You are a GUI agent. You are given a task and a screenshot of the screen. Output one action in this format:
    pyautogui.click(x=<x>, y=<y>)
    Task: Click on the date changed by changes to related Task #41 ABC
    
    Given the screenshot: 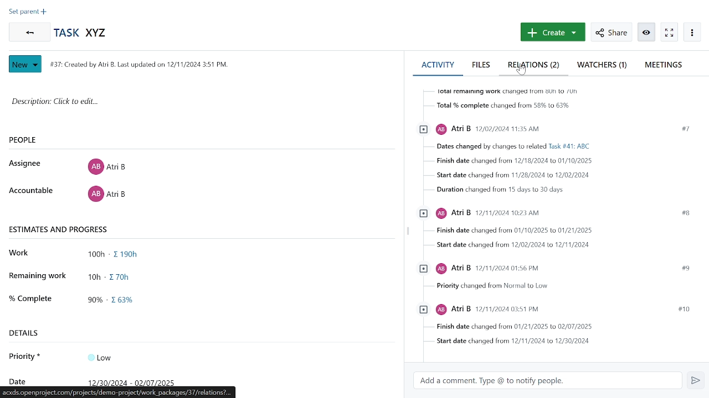 What is the action you would take?
    pyautogui.click(x=508, y=147)
    